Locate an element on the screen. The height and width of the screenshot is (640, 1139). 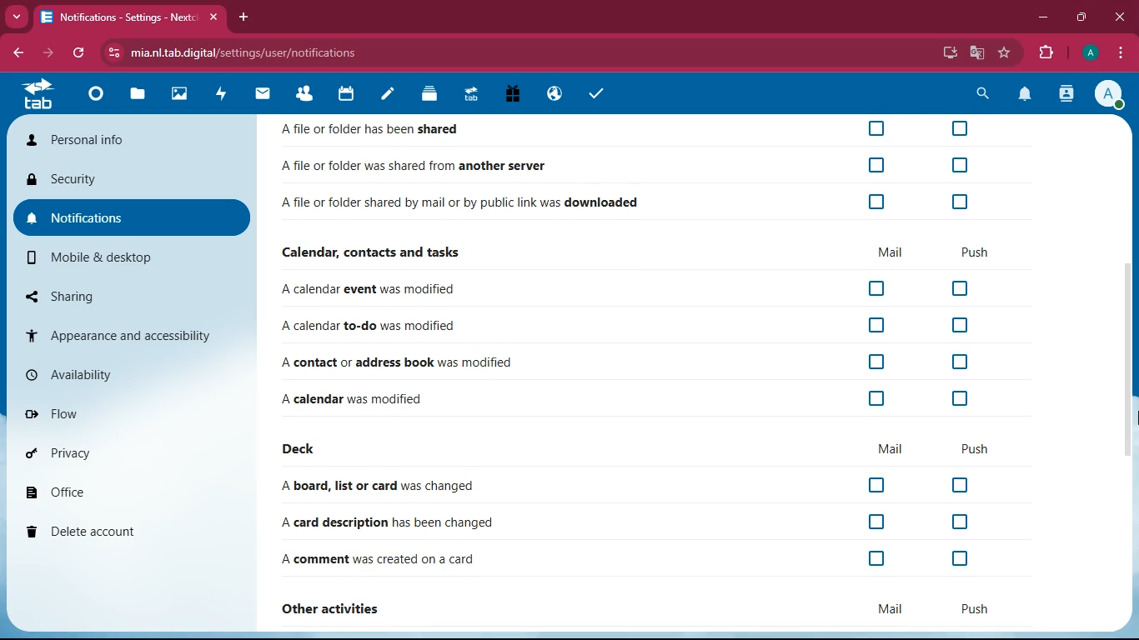
push is located at coordinates (976, 607).